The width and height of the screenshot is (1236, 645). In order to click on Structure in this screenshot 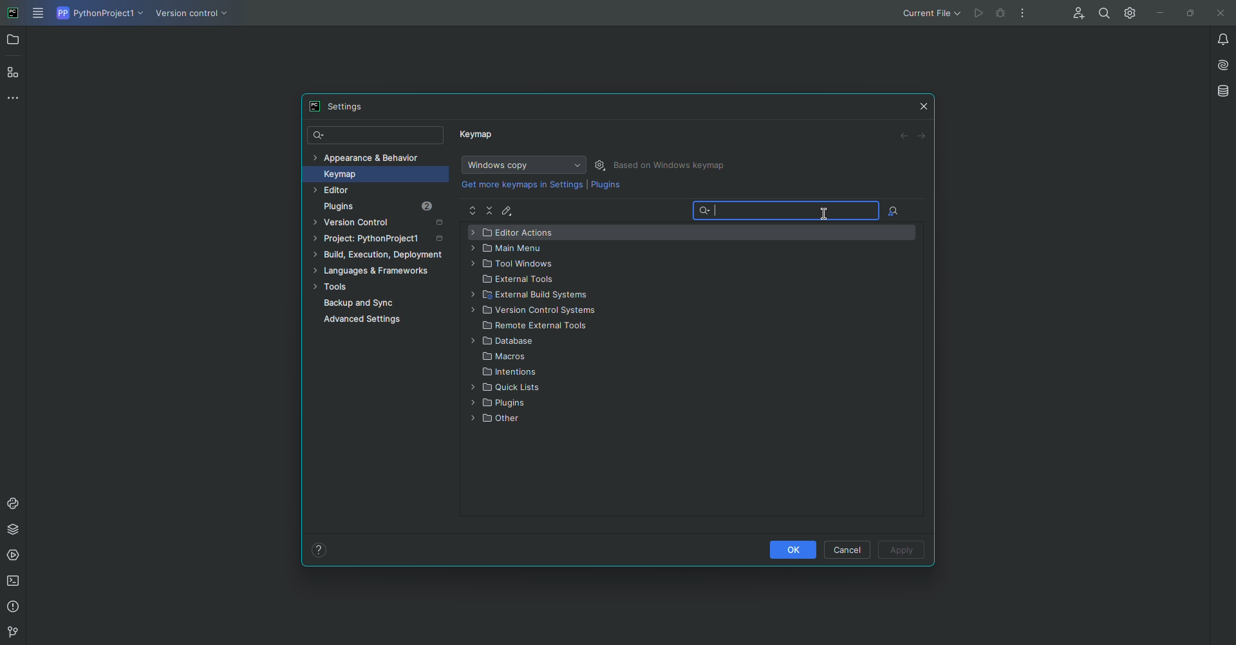, I will do `click(14, 71)`.